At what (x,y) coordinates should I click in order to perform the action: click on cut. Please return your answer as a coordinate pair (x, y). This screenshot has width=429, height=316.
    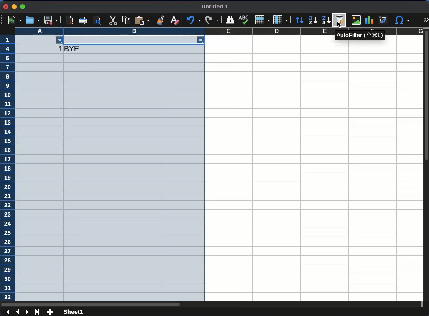
    Looking at the image, I should click on (112, 20).